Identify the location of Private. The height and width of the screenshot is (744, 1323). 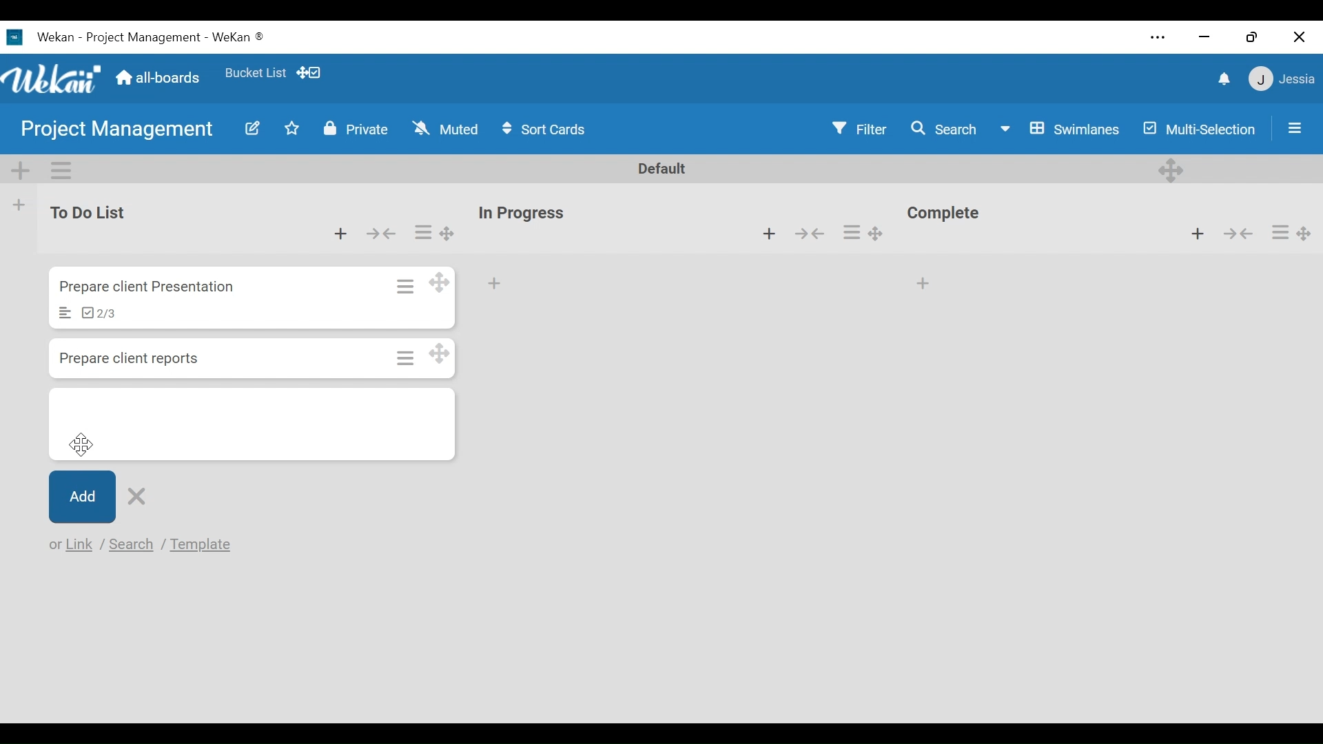
(353, 129).